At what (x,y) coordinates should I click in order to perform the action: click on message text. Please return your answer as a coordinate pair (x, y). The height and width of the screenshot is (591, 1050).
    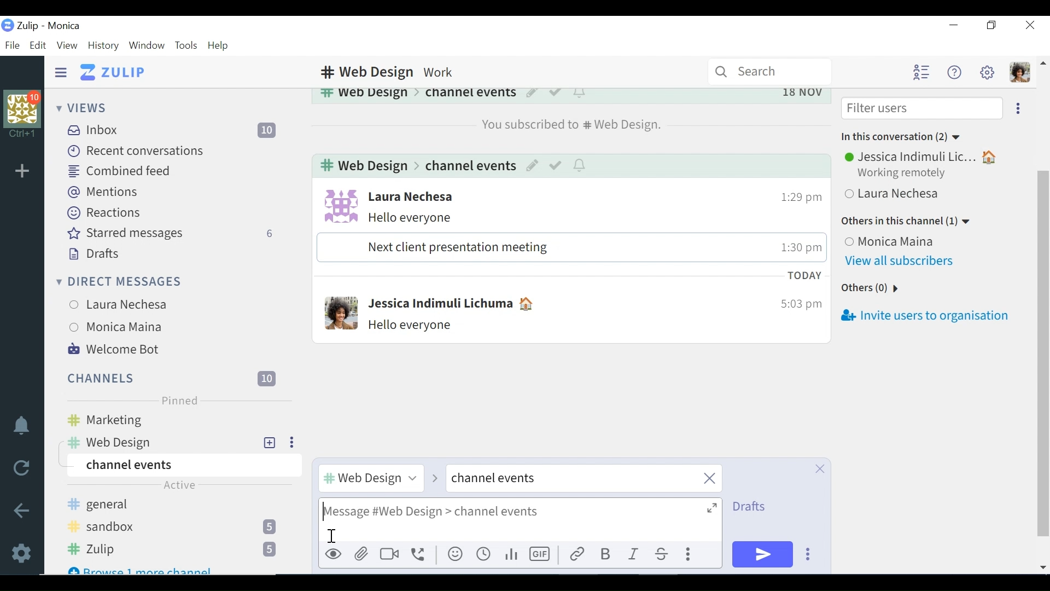
    Looking at the image, I should click on (460, 248).